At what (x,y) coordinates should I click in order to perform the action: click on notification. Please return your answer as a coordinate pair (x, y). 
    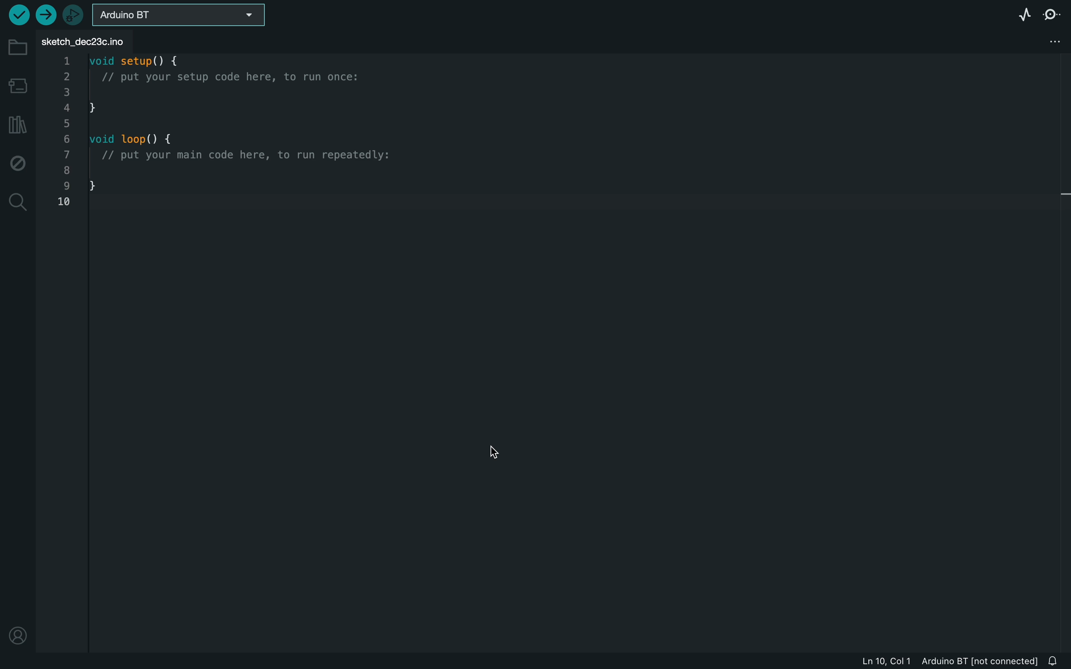
    Looking at the image, I should click on (1057, 661).